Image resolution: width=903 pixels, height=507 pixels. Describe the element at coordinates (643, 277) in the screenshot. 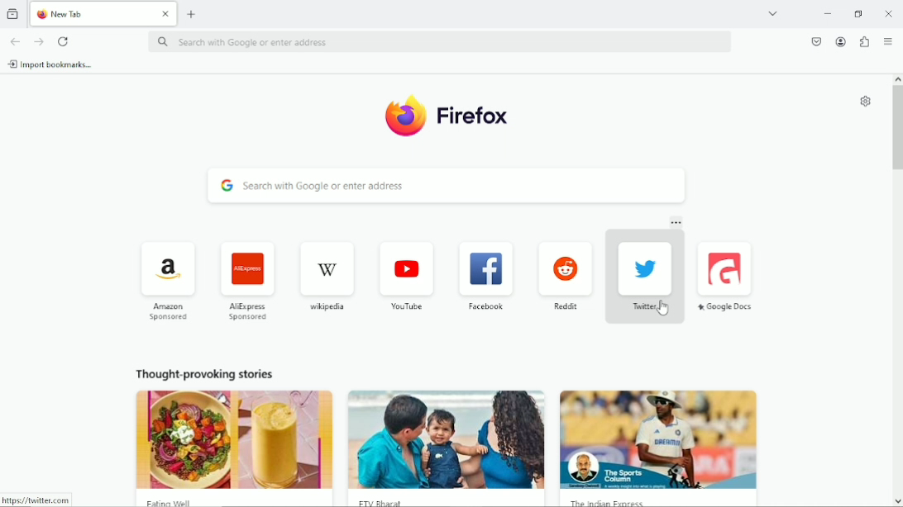

I see `twitter` at that location.